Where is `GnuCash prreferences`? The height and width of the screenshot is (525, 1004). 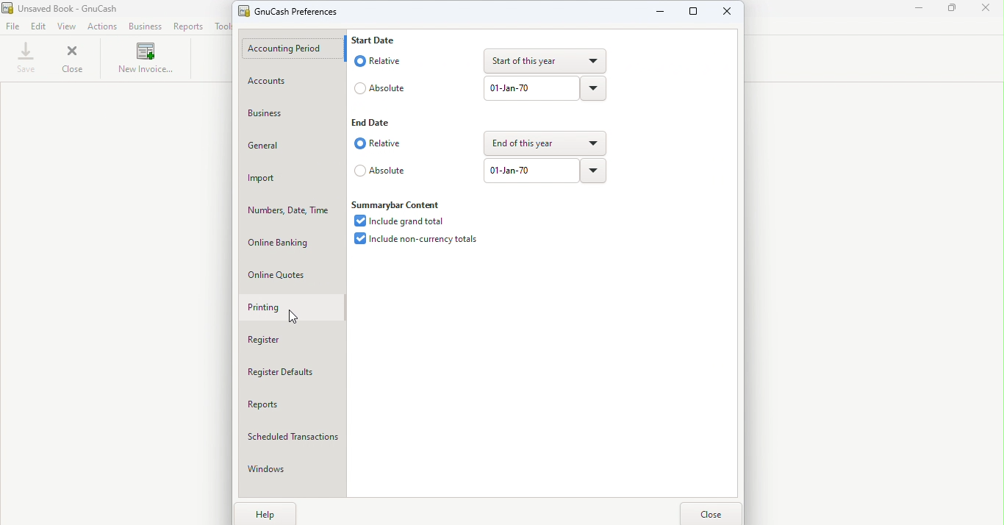
GnuCash prreferences is located at coordinates (298, 11).